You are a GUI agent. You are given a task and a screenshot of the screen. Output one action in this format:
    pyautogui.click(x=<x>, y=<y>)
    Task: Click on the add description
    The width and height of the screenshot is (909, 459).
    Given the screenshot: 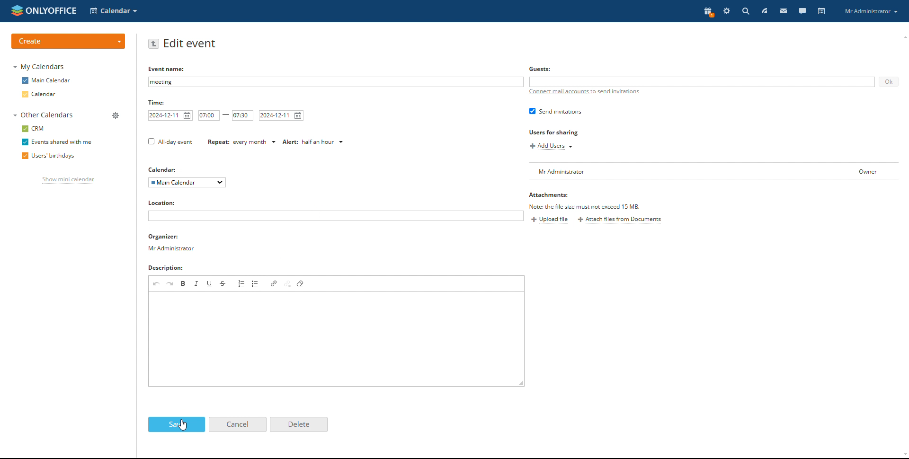 What is the action you would take?
    pyautogui.click(x=337, y=337)
    